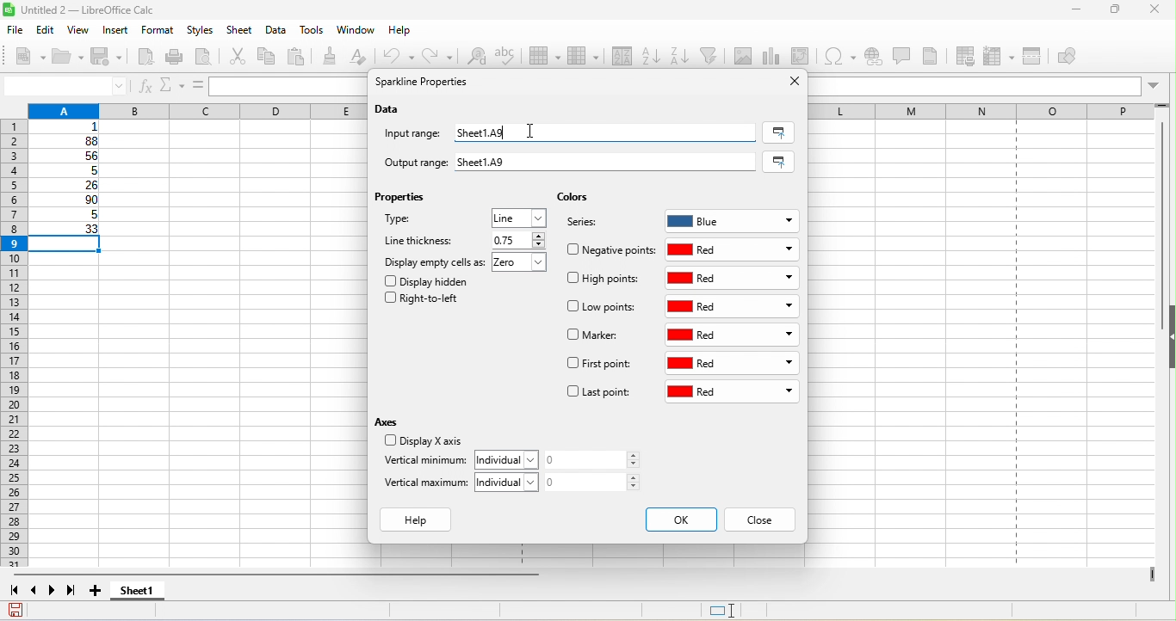 This screenshot has width=1176, height=621. I want to click on 26, so click(68, 186).